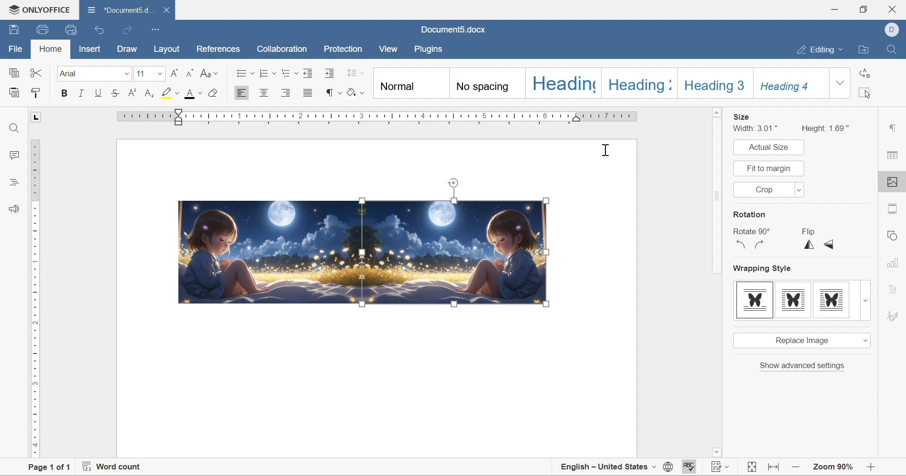 This screenshot has height=476, width=906. What do you see at coordinates (833, 10) in the screenshot?
I see `minimize` at bounding box center [833, 10].